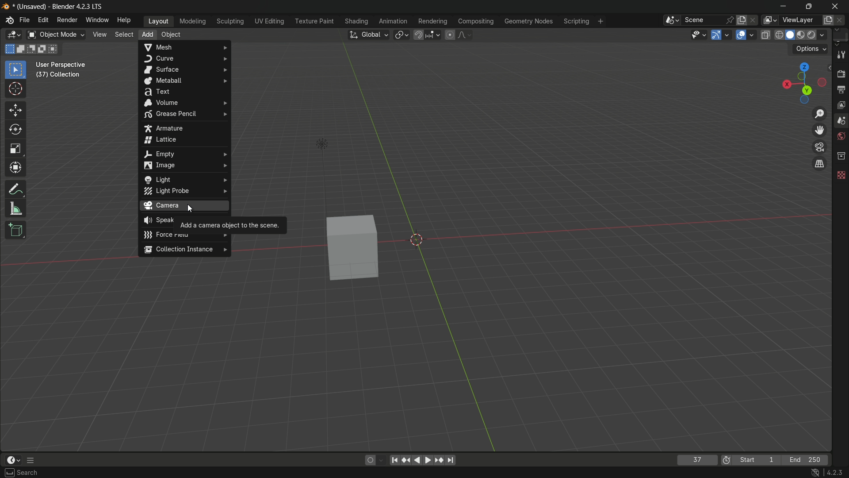 This screenshot has width=849, height=478. Describe the element at coordinates (16, 149) in the screenshot. I see `scale` at that location.